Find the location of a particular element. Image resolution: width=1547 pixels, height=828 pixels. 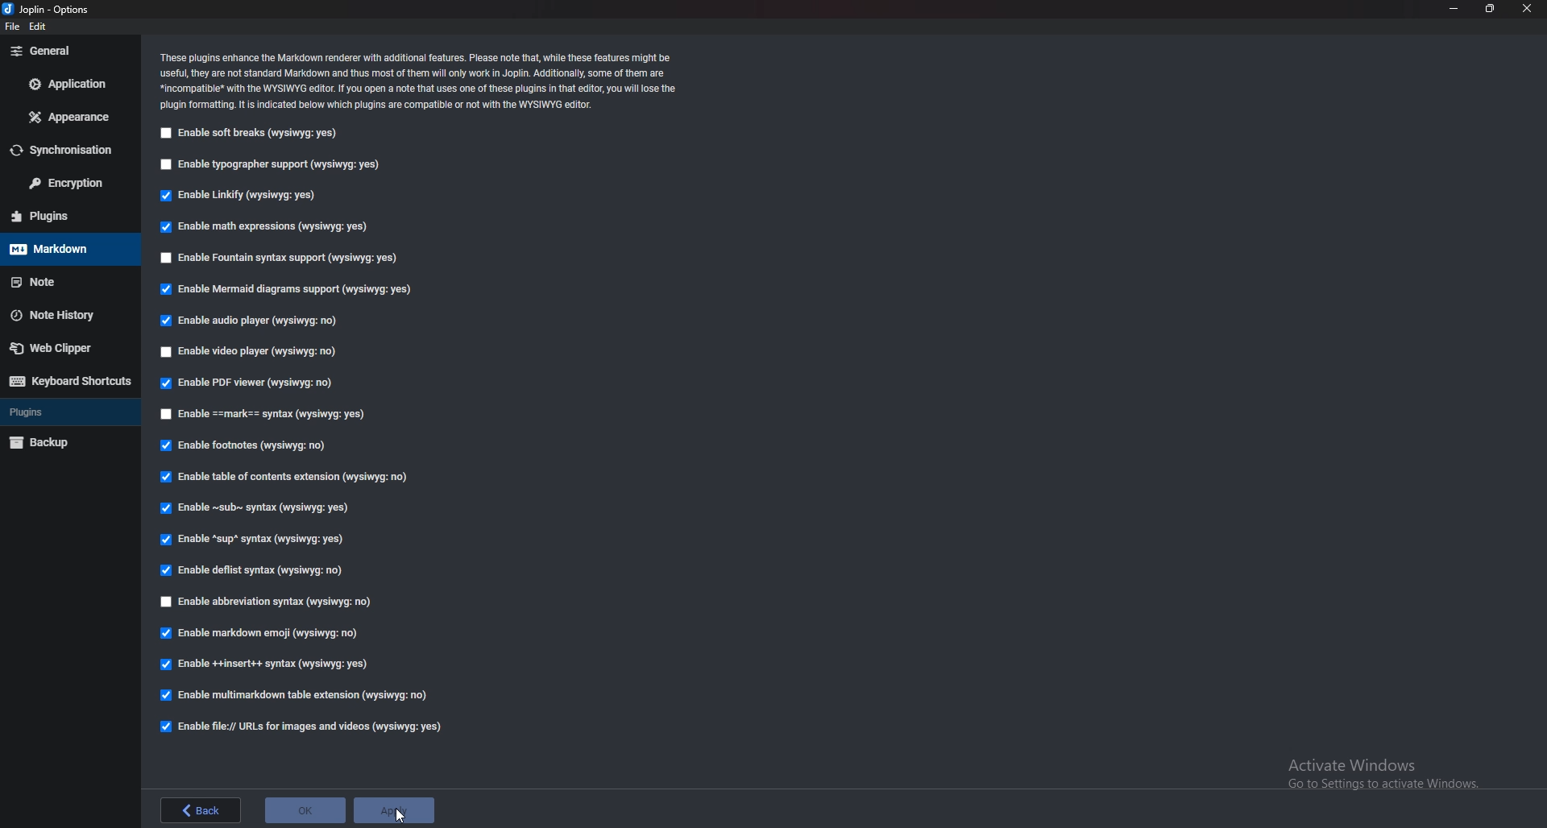

enable soft breaks is located at coordinates (248, 134).